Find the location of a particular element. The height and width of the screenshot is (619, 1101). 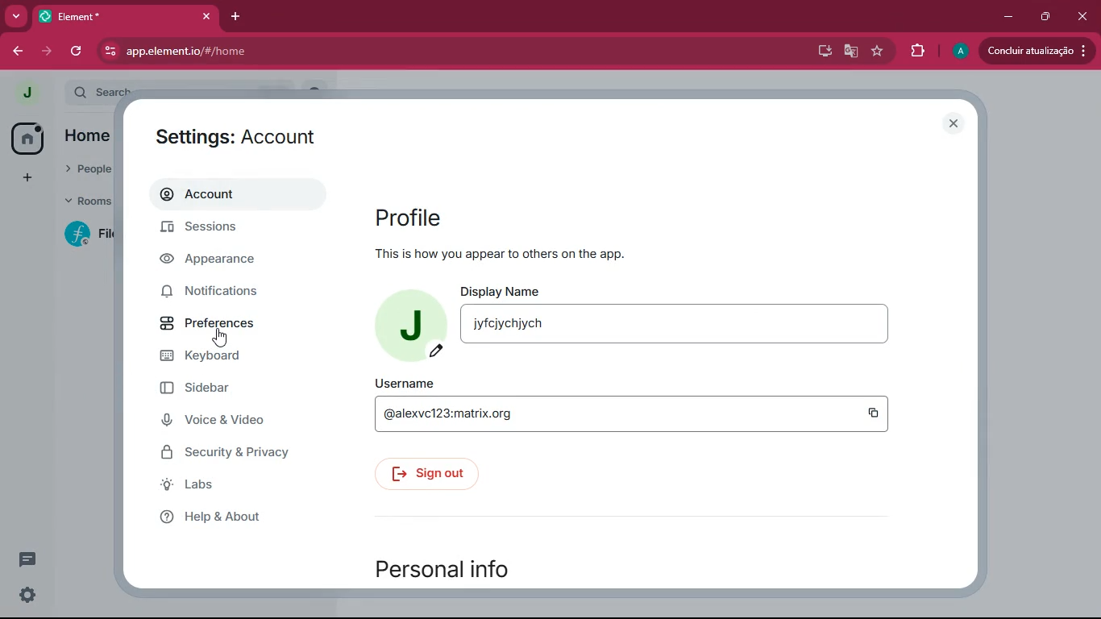

settings: account is located at coordinates (243, 134).